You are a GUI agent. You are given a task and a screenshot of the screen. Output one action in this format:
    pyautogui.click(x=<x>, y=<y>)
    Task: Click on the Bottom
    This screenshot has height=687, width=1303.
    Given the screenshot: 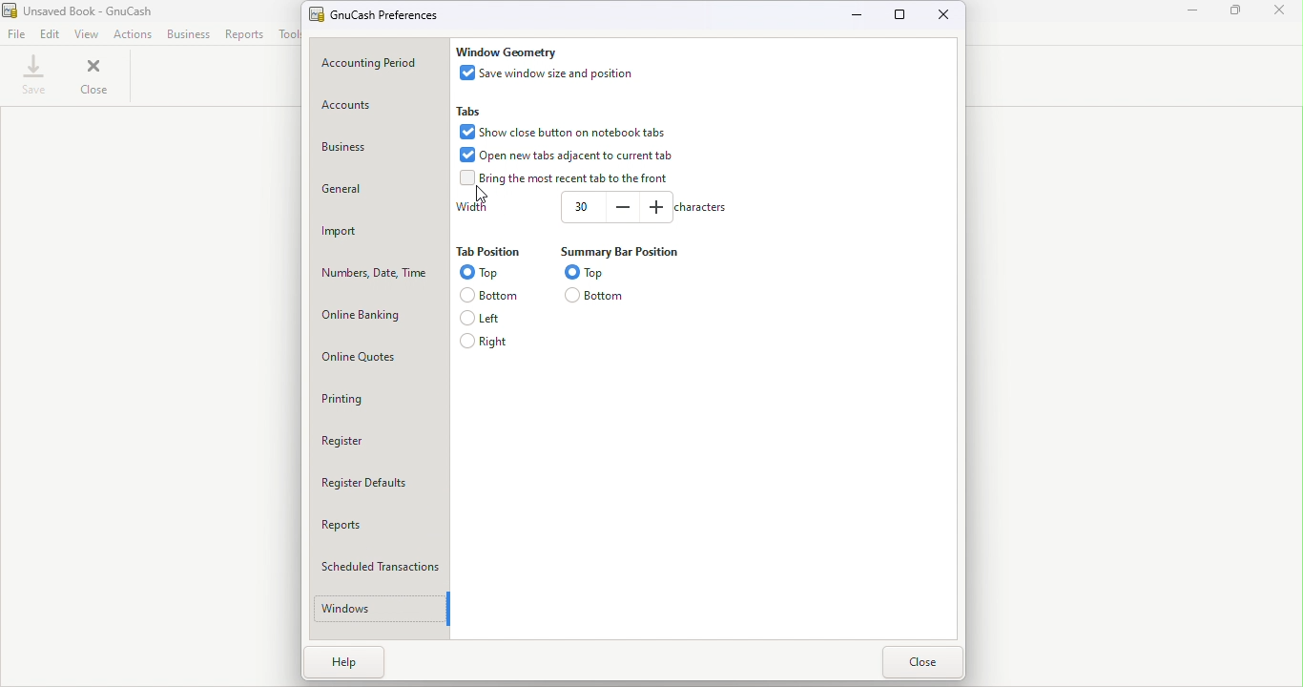 What is the action you would take?
    pyautogui.click(x=486, y=294)
    